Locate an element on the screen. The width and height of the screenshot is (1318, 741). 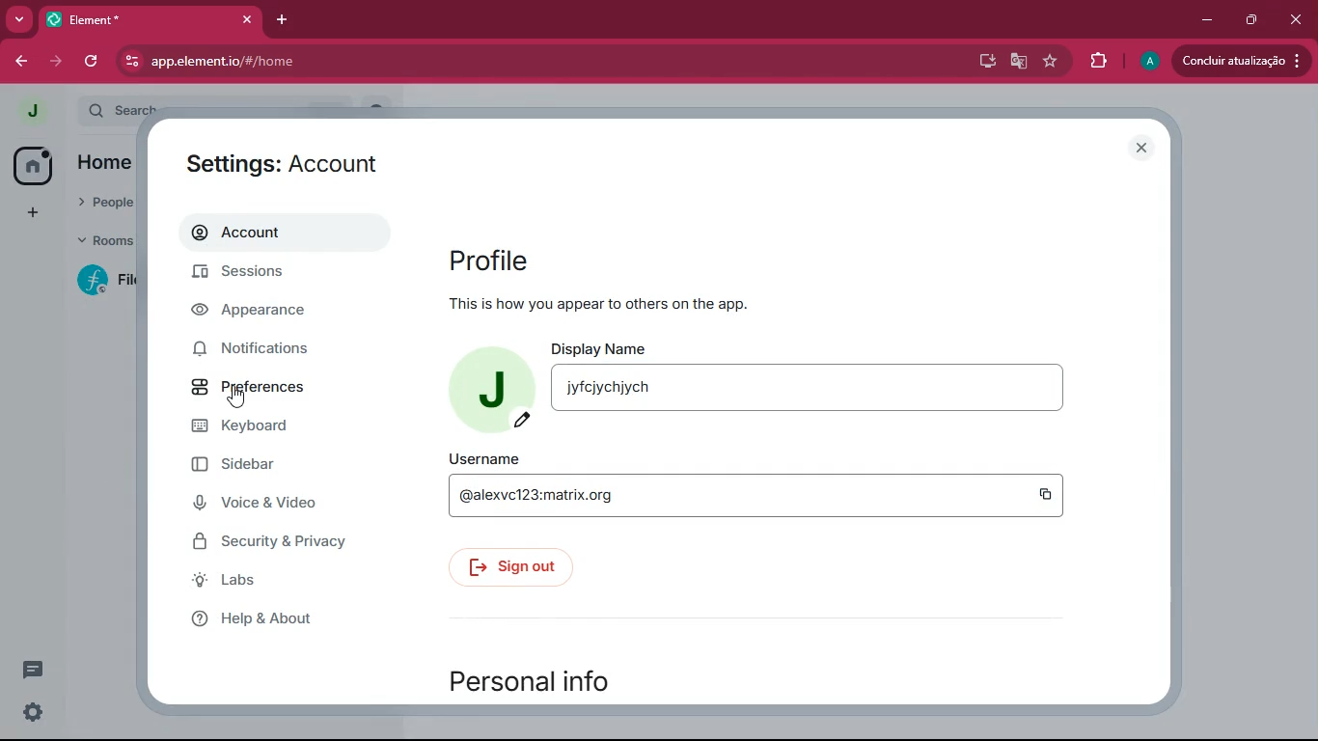
close is located at coordinates (1143, 149).